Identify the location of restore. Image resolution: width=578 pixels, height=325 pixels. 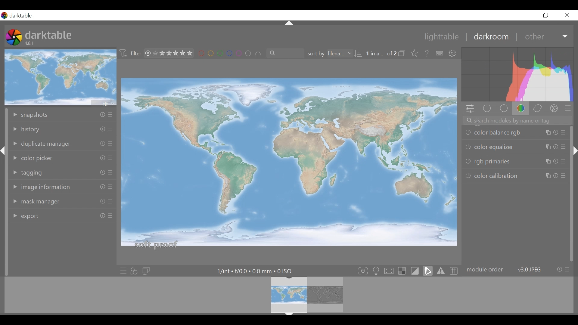
(546, 15).